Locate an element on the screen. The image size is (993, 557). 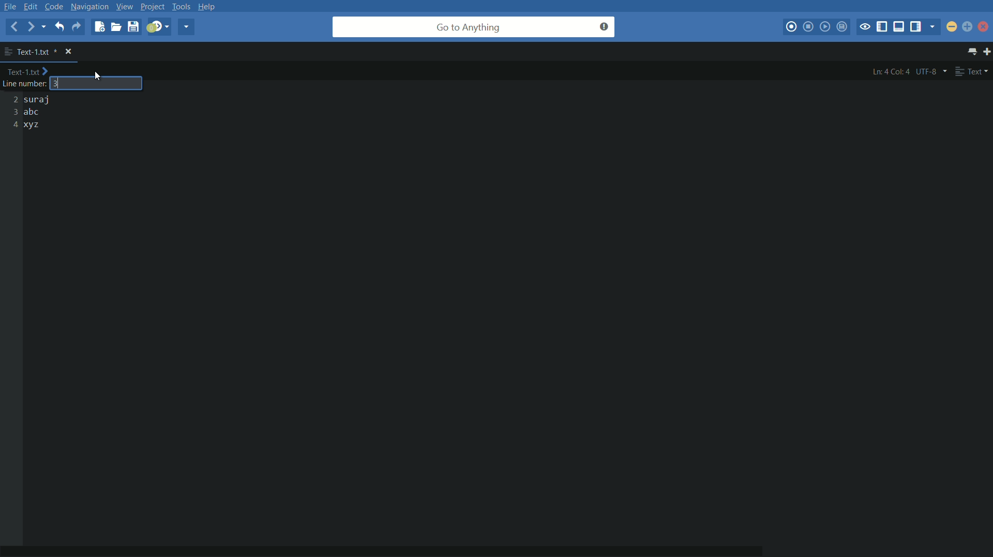
ln:4 col:4 is located at coordinates (891, 72).